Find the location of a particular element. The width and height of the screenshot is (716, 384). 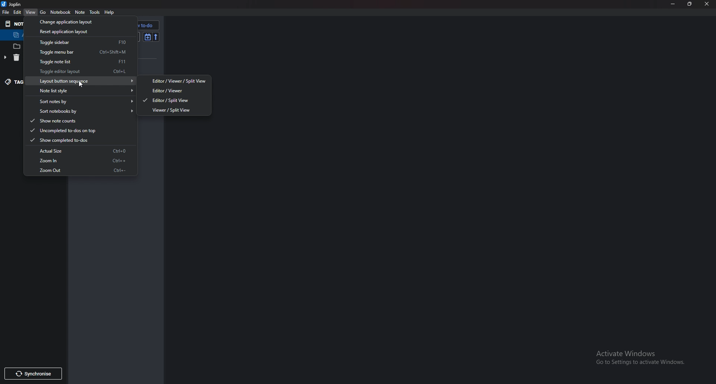

Layout button sequence is located at coordinates (85, 81).